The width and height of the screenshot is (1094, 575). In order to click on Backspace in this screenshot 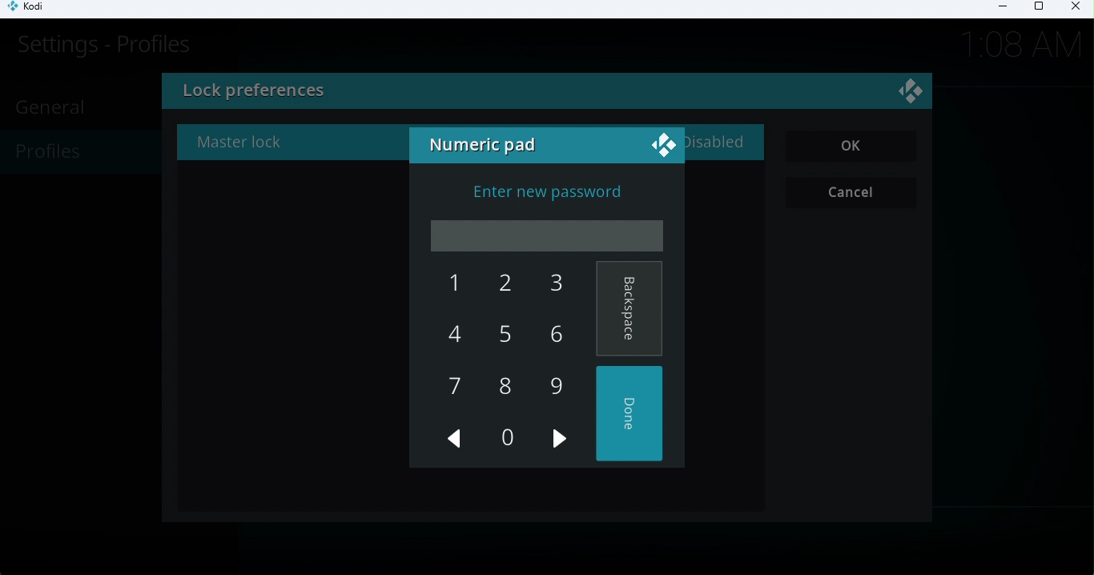, I will do `click(629, 309)`.